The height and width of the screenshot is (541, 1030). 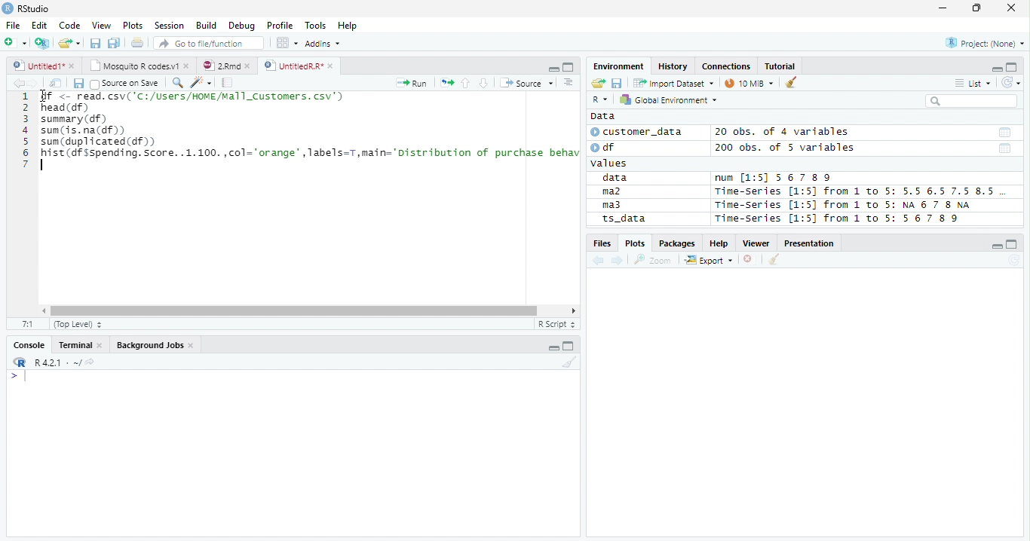 I want to click on num [1:5] 567 89, so click(x=774, y=178).